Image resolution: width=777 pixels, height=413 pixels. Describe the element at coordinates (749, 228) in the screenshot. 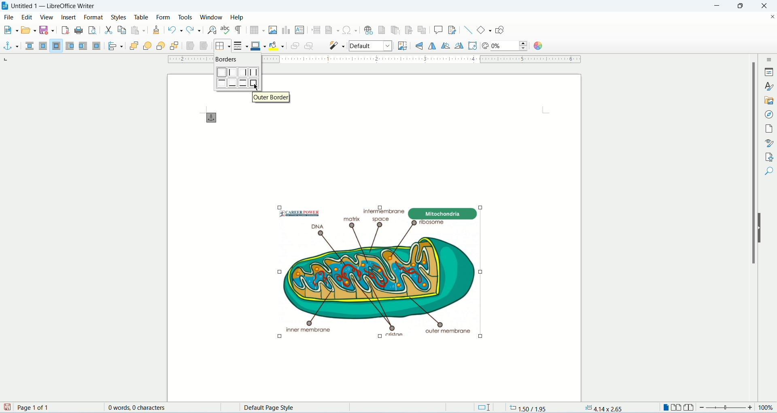

I see `vertical scroll bar` at that location.